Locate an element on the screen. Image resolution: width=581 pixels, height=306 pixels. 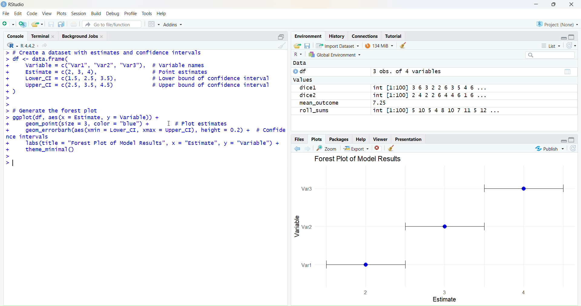
mean_outcome 7.25 is located at coordinates (342, 103).